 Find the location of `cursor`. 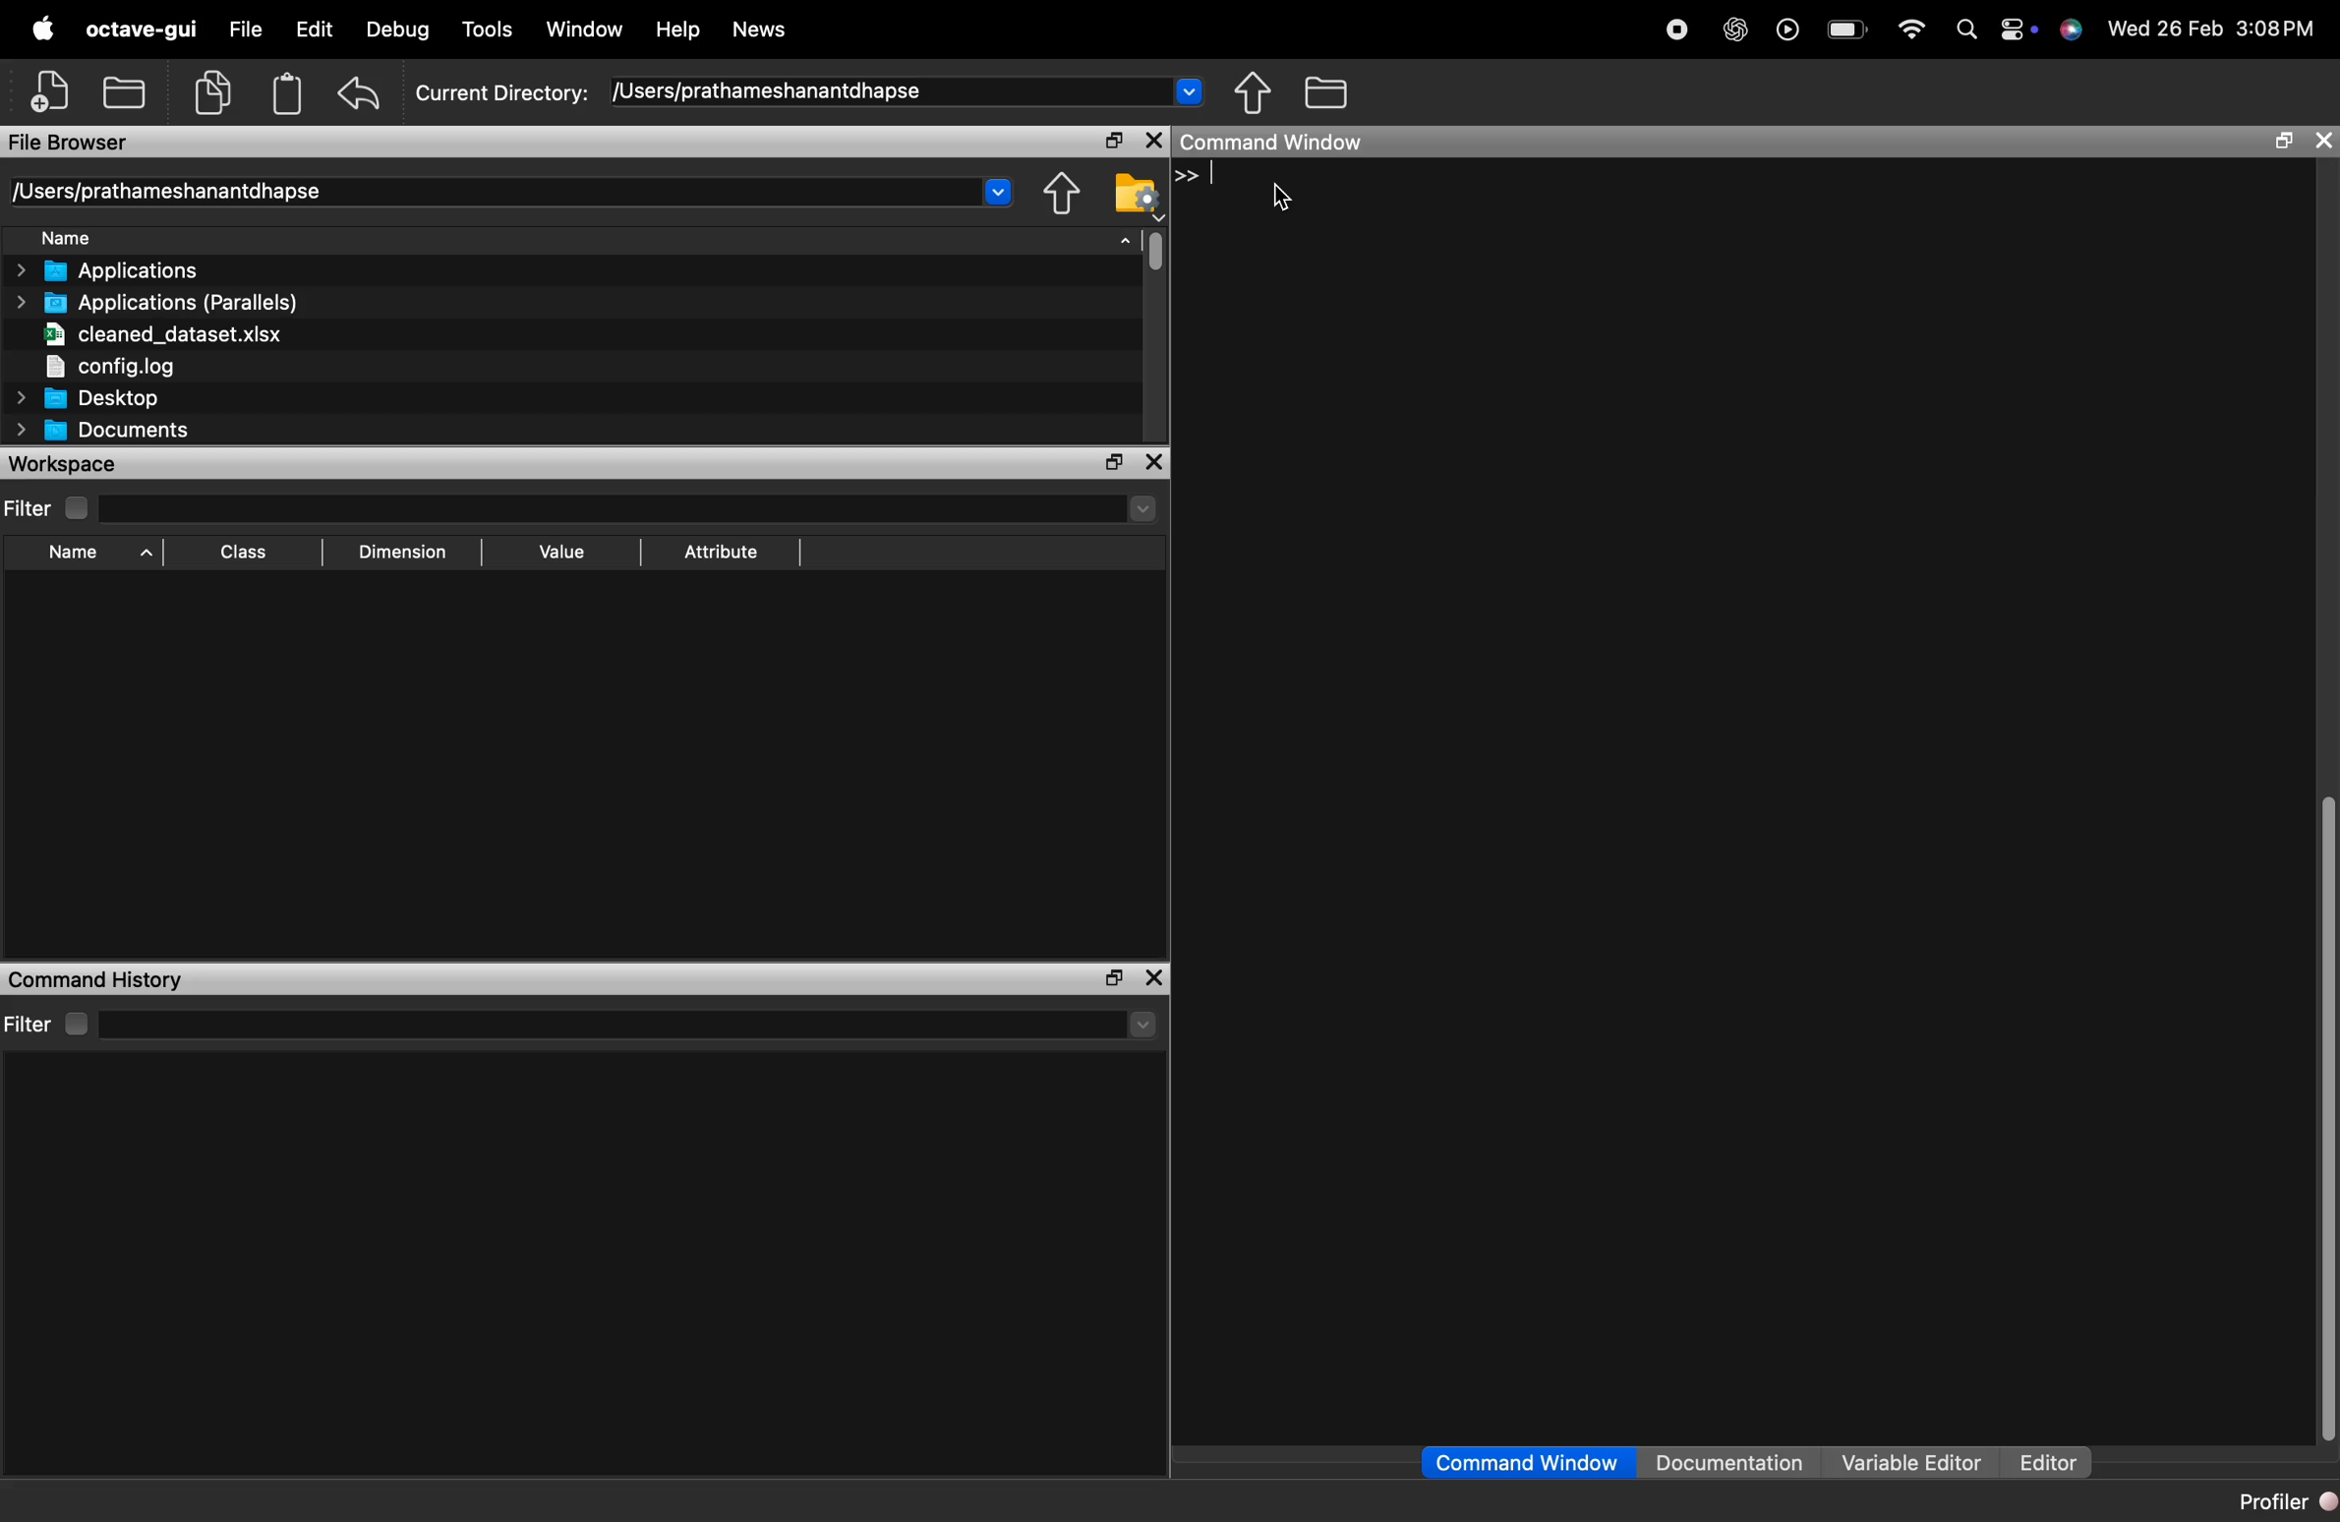

cursor is located at coordinates (1282, 197).